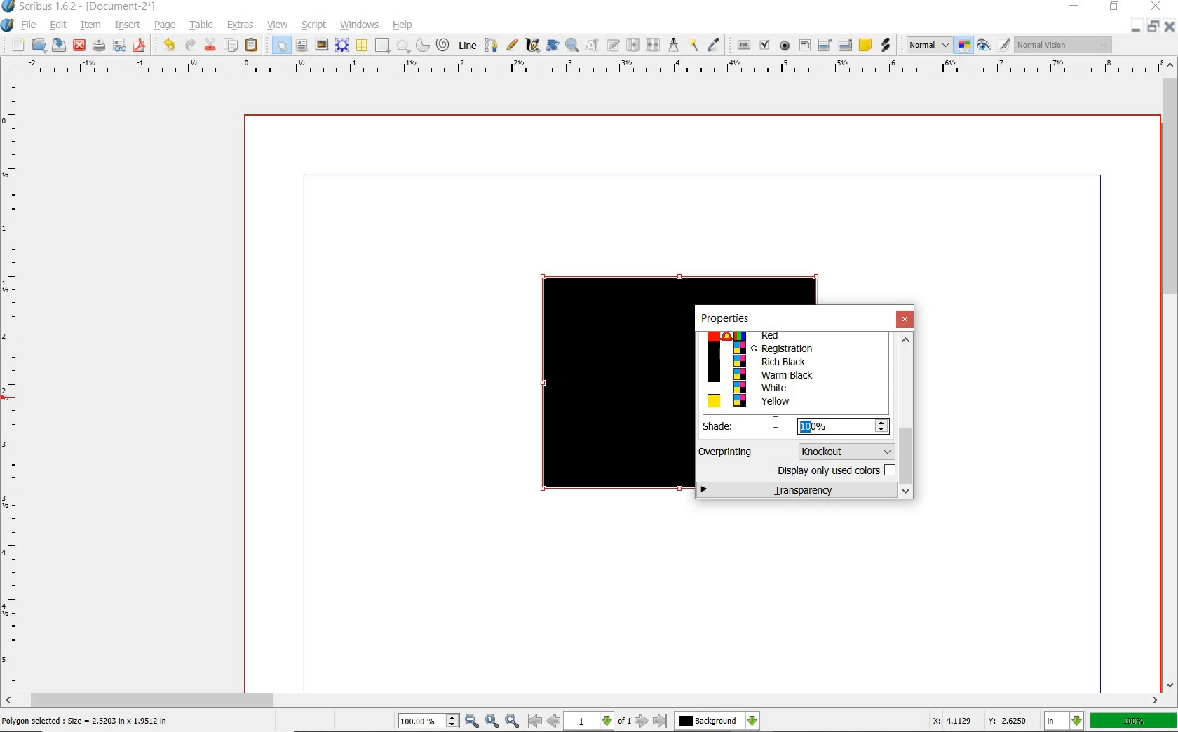  Describe the element at coordinates (906, 320) in the screenshot. I see `close` at that location.